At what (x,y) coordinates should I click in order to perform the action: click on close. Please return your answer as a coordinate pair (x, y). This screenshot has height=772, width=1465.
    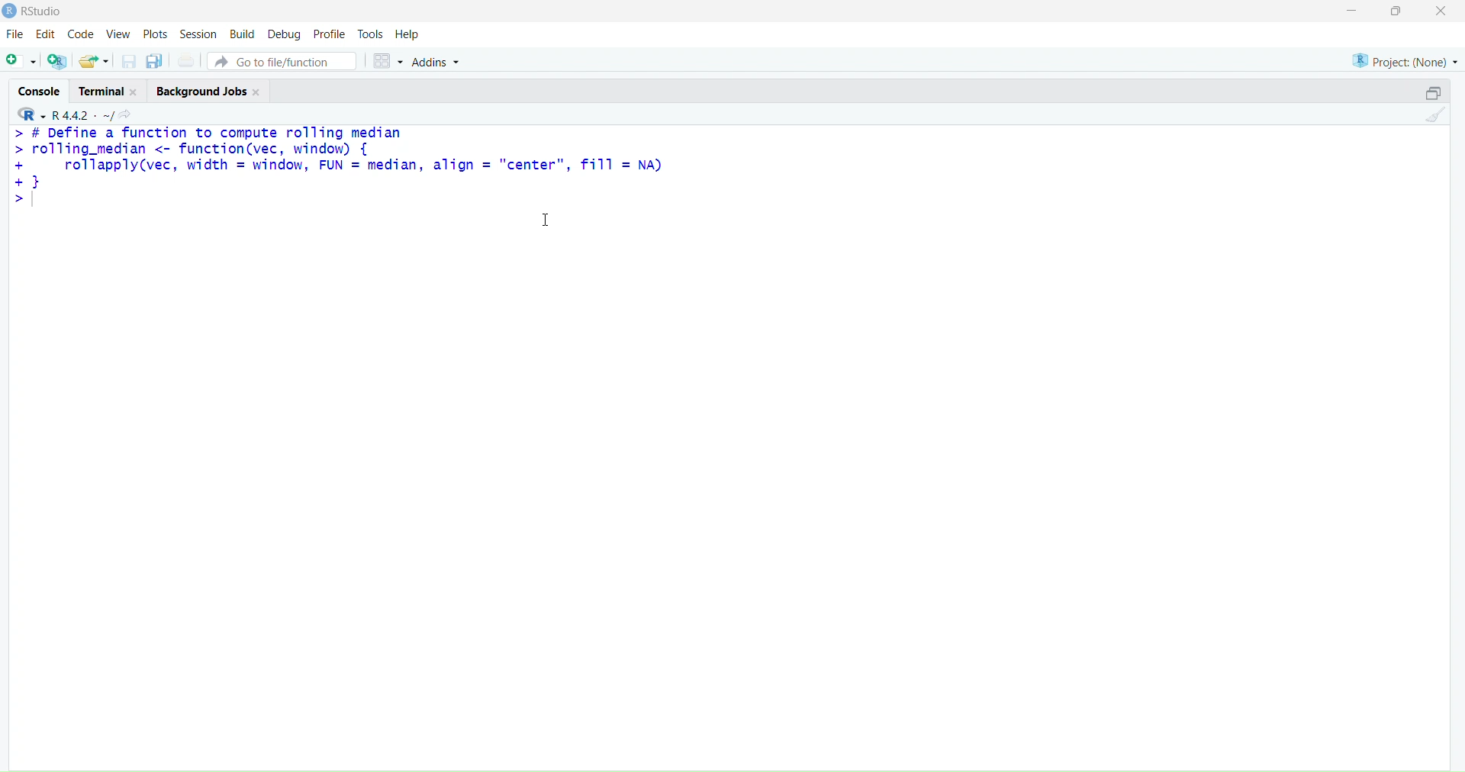
    Looking at the image, I should click on (133, 92).